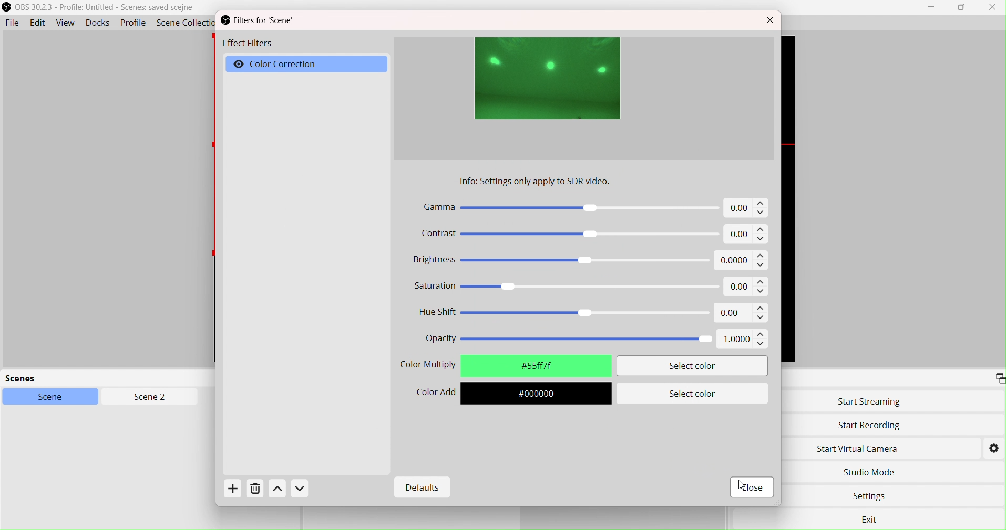 This screenshot has height=530, width=1006. What do you see at coordinates (567, 285) in the screenshot?
I see `Saturation «` at bounding box center [567, 285].